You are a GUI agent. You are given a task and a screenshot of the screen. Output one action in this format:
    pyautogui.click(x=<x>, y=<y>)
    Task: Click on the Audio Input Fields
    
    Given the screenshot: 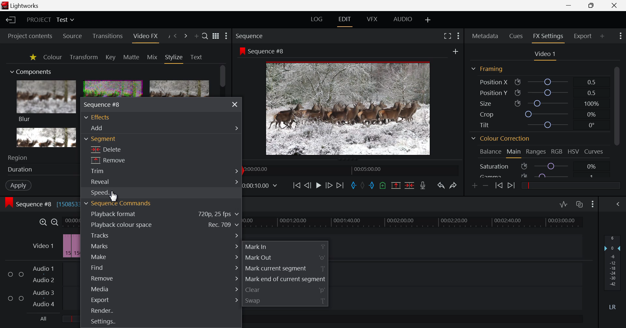 What is the action you would take?
    pyautogui.click(x=291, y=287)
    